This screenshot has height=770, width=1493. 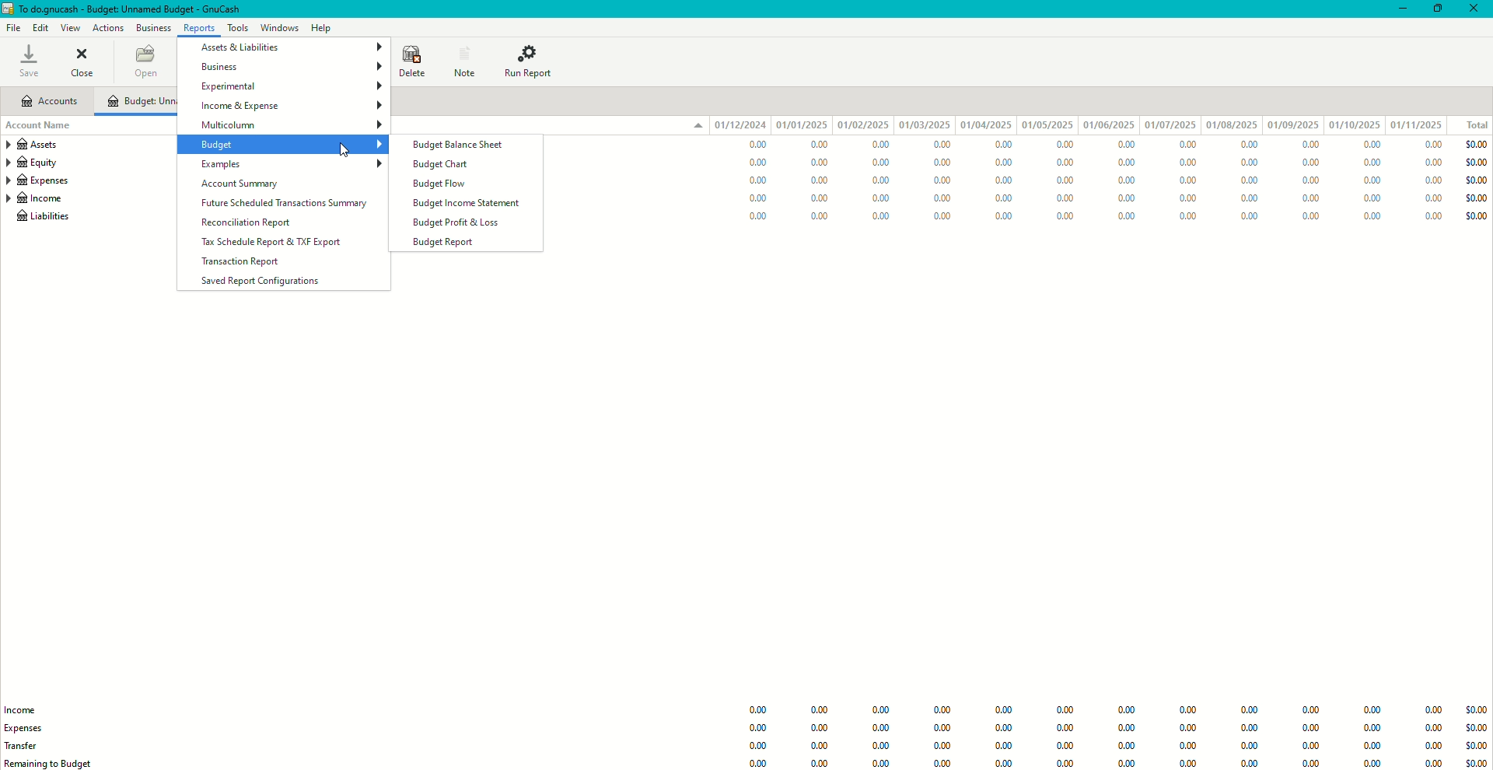 What do you see at coordinates (1128, 179) in the screenshot?
I see `0.00` at bounding box center [1128, 179].